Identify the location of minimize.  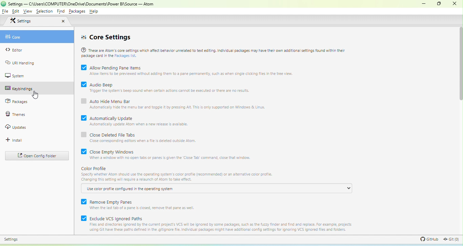
(424, 4).